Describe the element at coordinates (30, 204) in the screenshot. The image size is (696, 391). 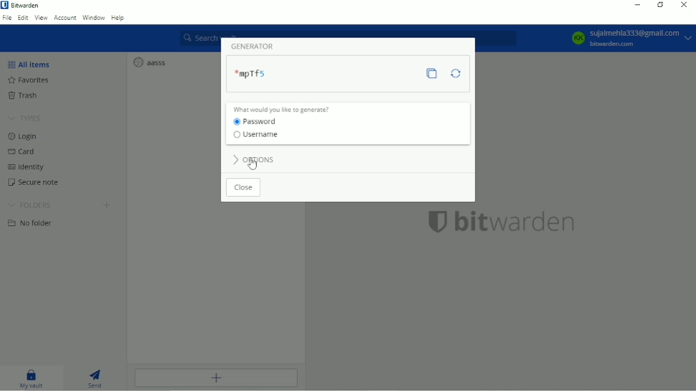
I see `Folders` at that location.